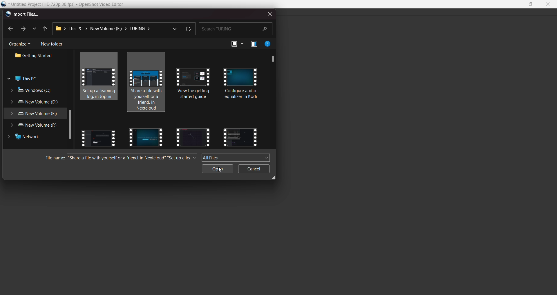 The image size is (557, 295). Describe the element at coordinates (34, 28) in the screenshot. I see `list` at that location.